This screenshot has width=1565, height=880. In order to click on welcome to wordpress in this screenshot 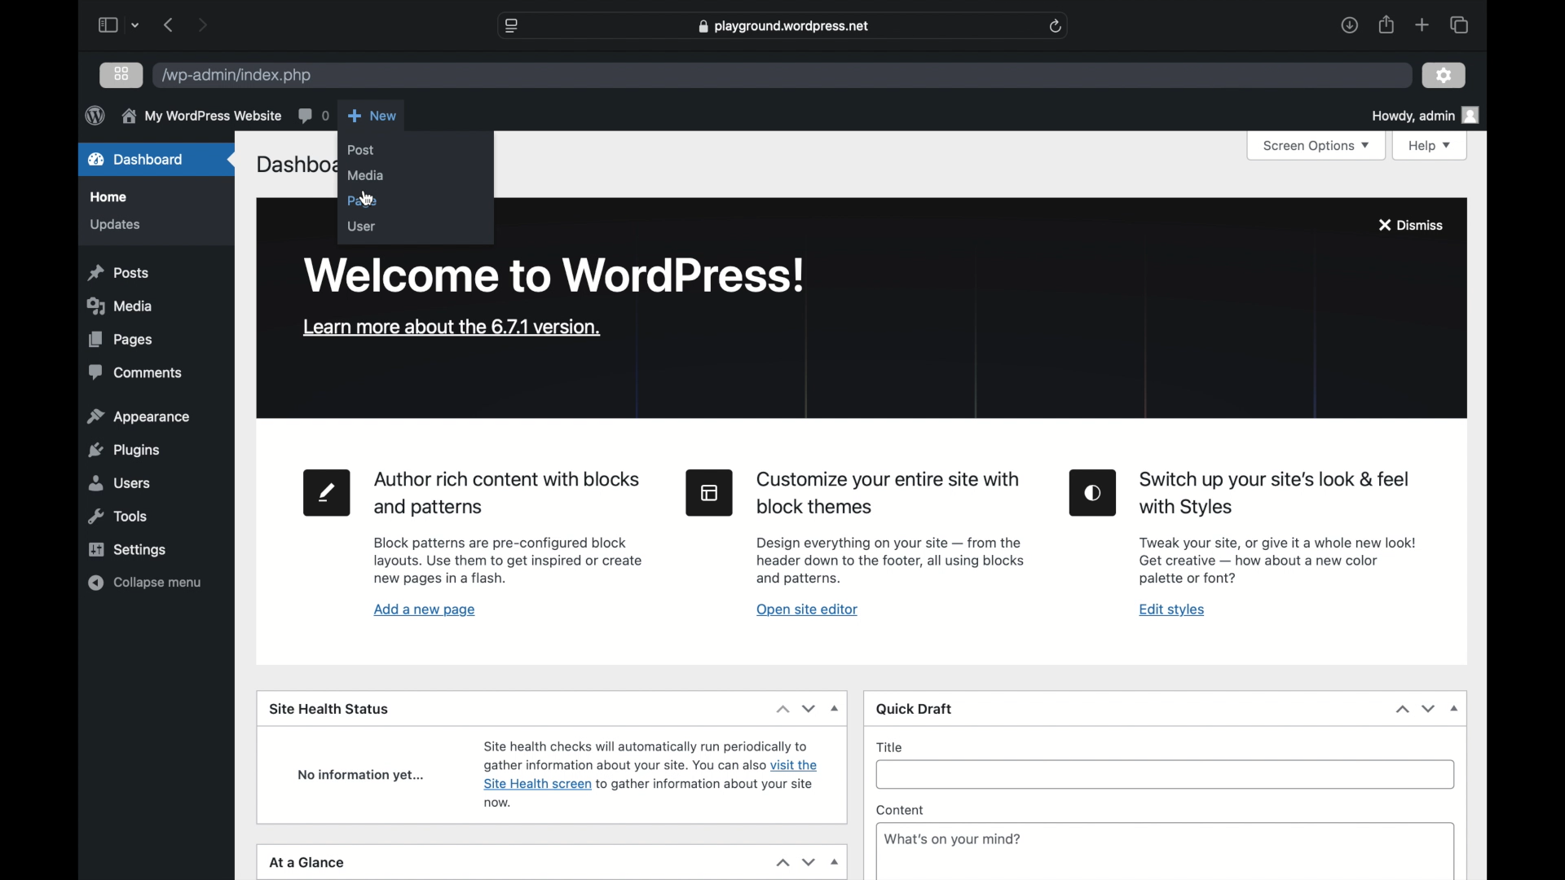, I will do `click(558, 275)`.